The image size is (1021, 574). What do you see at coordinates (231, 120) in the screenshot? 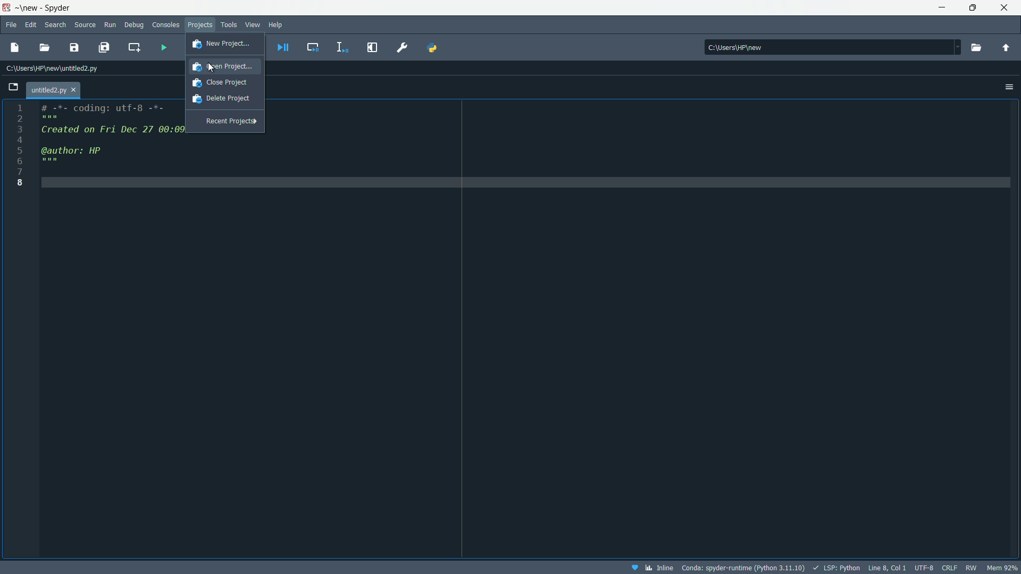
I see `recent projects` at bounding box center [231, 120].